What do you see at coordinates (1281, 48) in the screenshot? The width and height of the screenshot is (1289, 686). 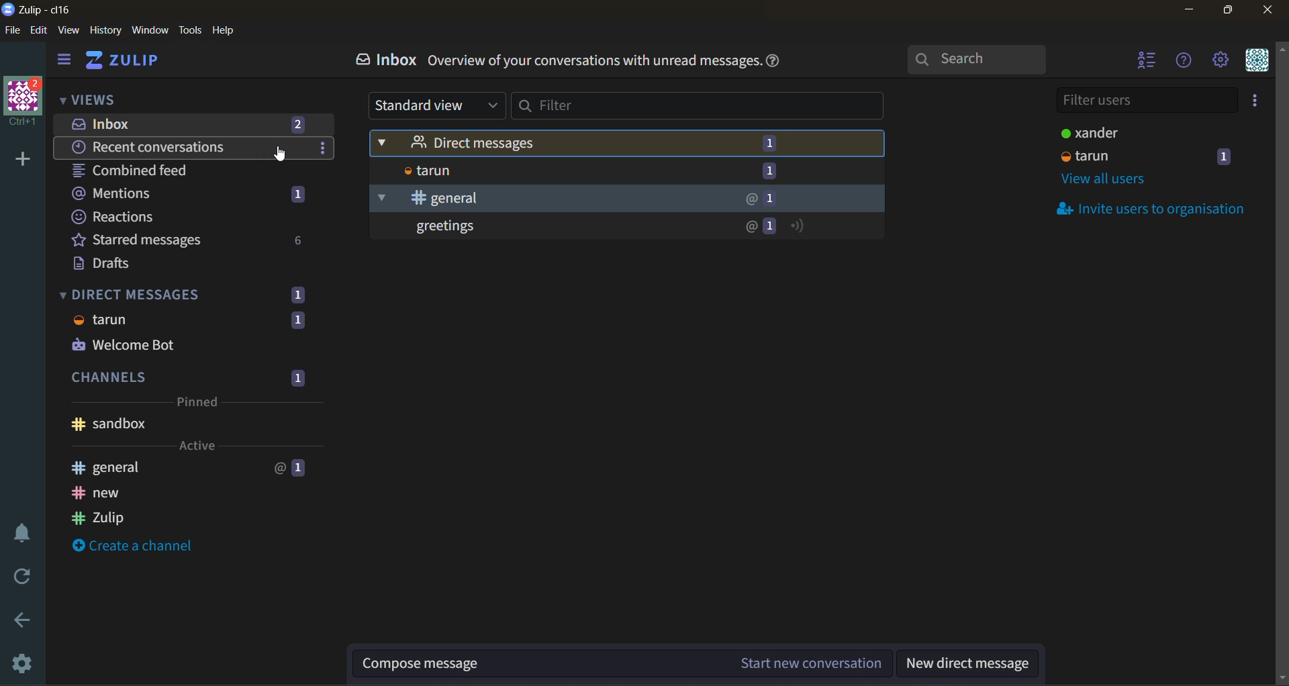 I see `scroll up` at bounding box center [1281, 48].